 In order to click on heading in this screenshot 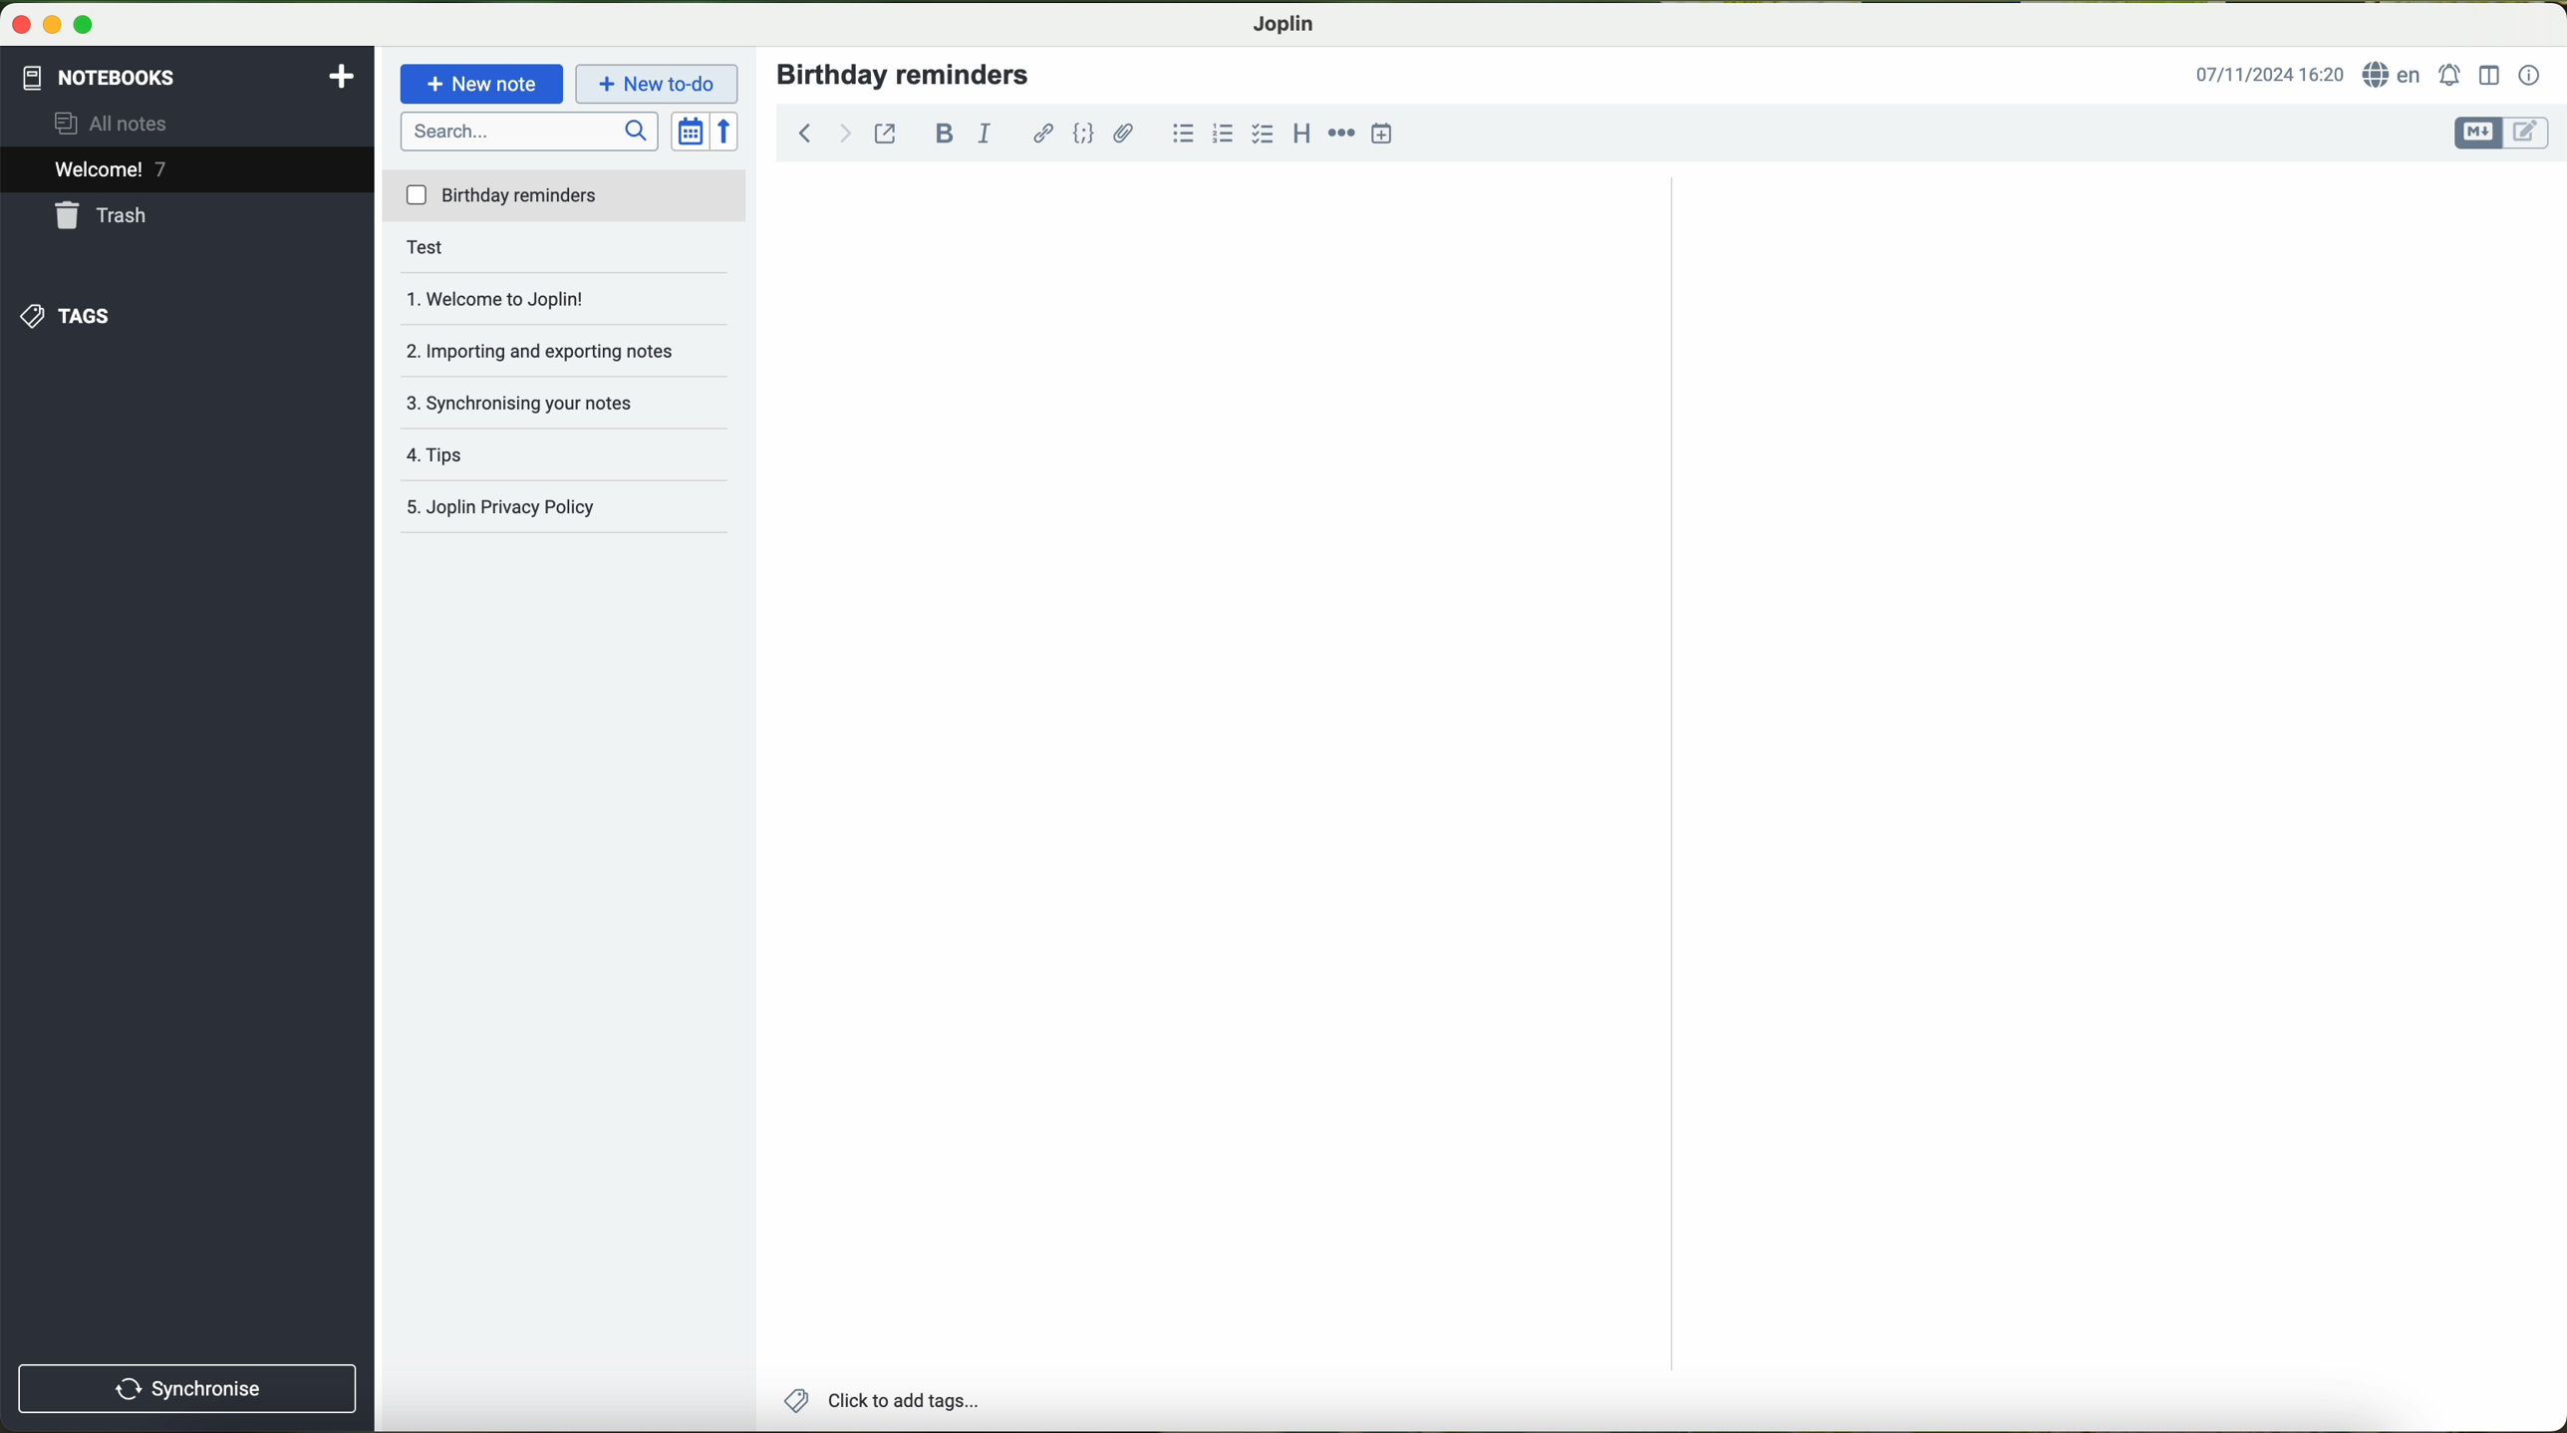, I will do `click(1300, 136)`.